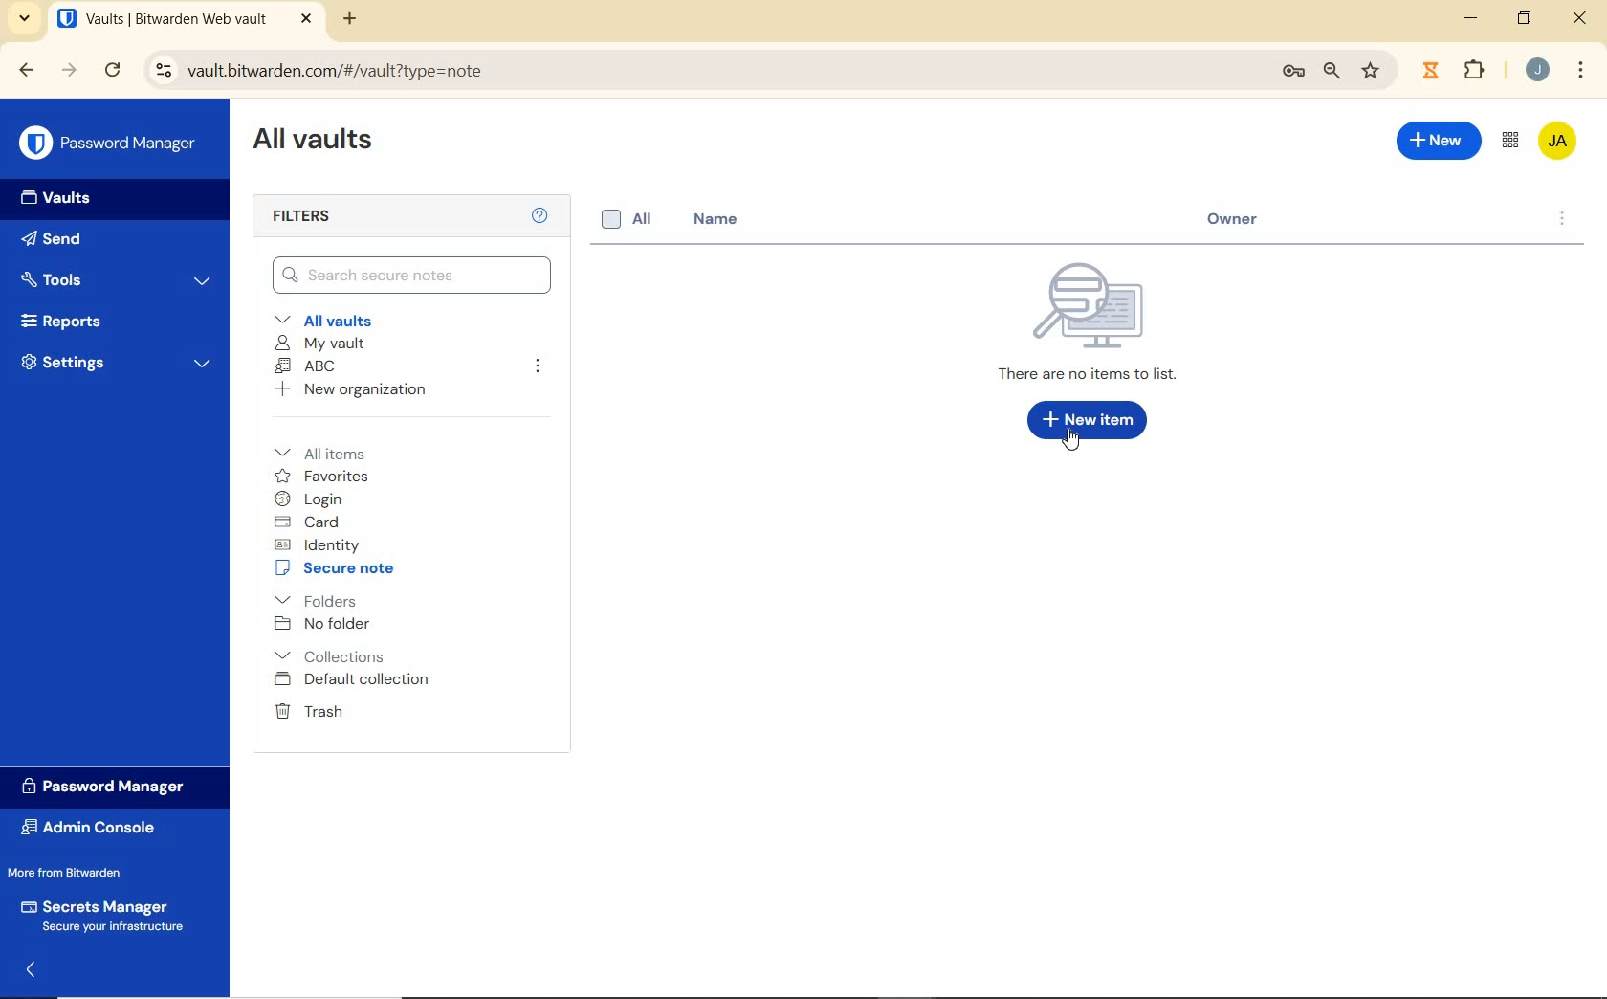 The width and height of the screenshot is (1607, 999). Describe the element at coordinates (542, 216) in the screenshot. I see `Help` at that location.